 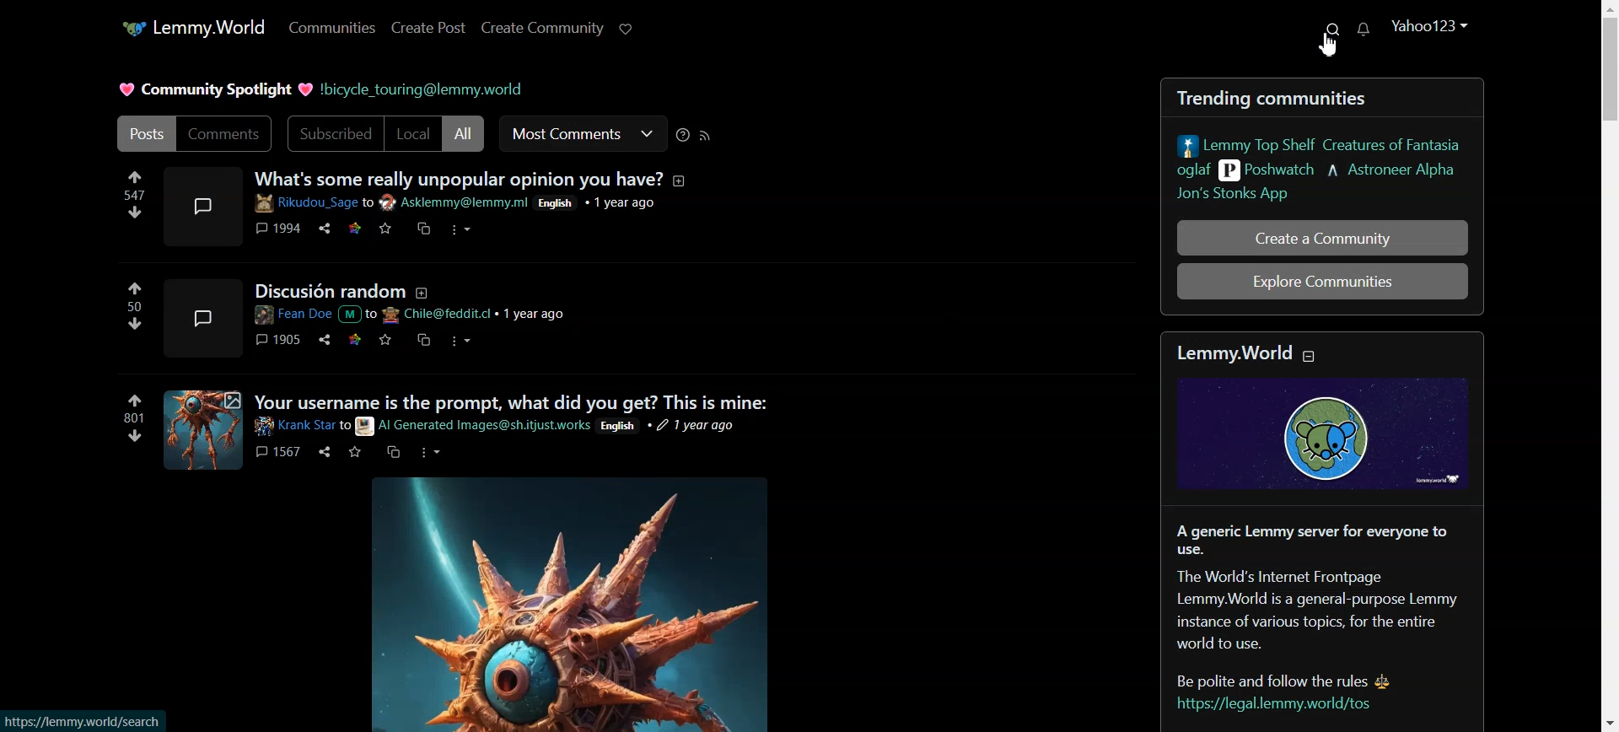 What do you see at coordinates (1283, 96) in the screenshot?
I see `Trending communities` at bounding box center [1283, 96].